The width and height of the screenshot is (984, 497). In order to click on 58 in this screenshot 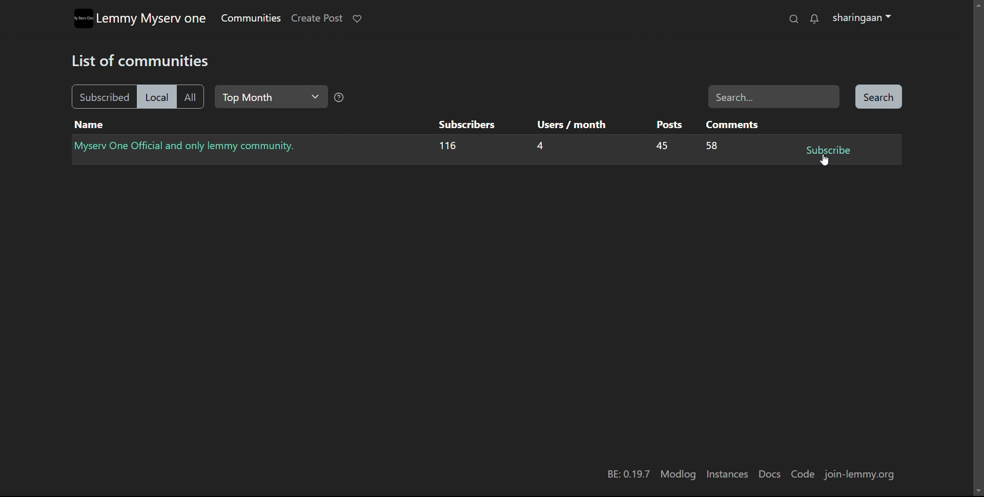, I will do `click(712, 147)`.